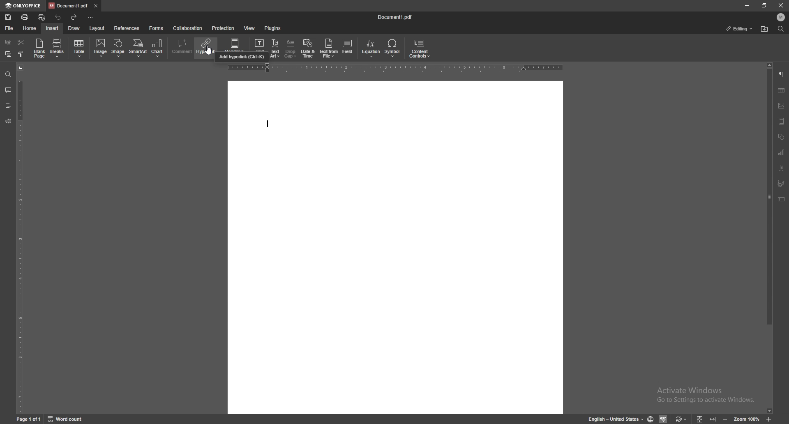 This screenshot has height=424, width=789. Describe the element at coordinates (96, 6) in the screenshot. I see `close tab` at that location.